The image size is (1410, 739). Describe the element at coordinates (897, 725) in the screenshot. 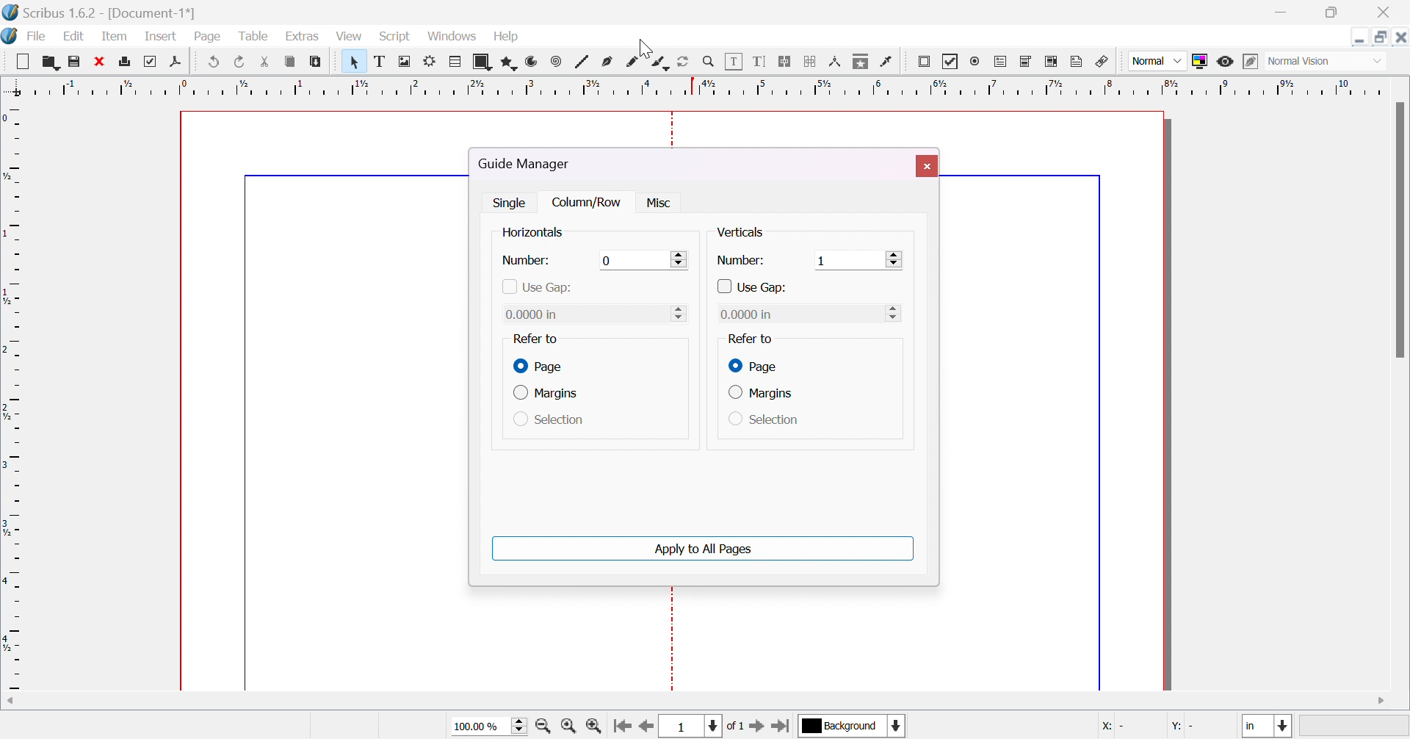

I see `select current layer` at that location.